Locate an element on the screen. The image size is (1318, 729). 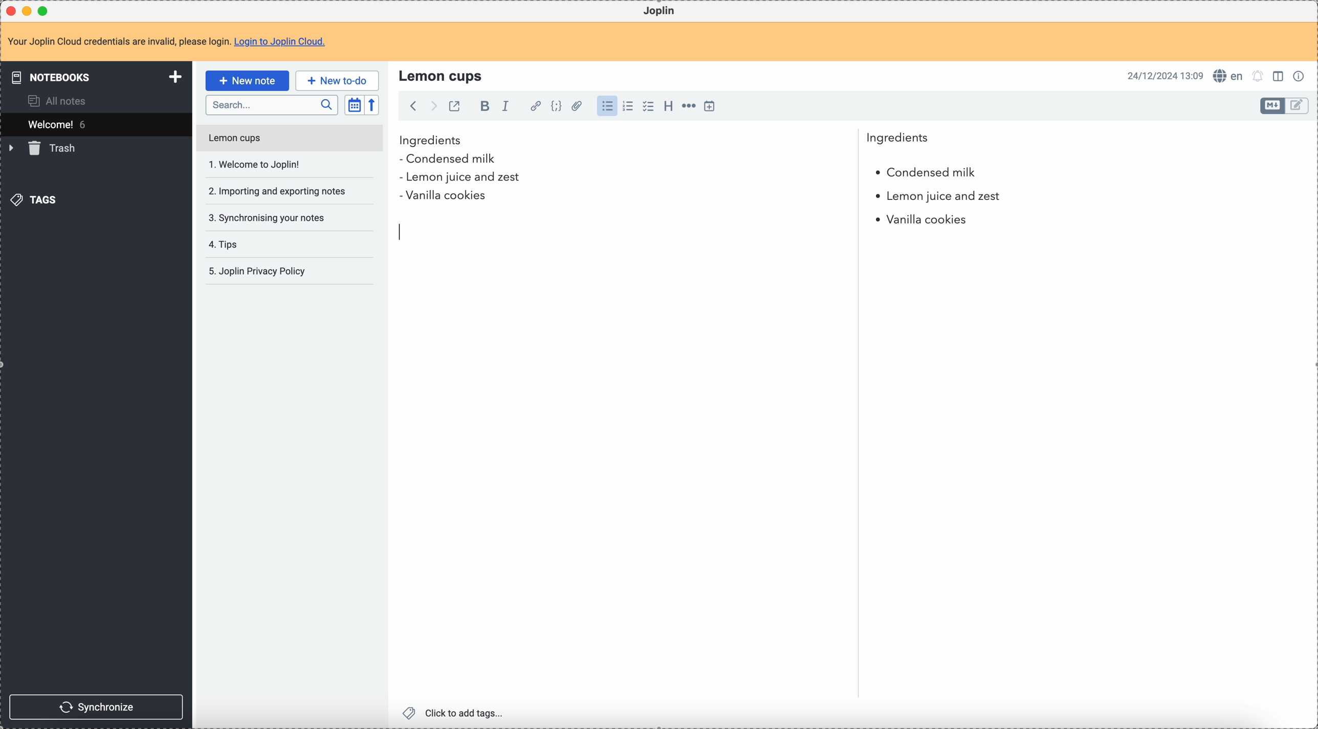
synchronize is located at coordinates (97, 707).